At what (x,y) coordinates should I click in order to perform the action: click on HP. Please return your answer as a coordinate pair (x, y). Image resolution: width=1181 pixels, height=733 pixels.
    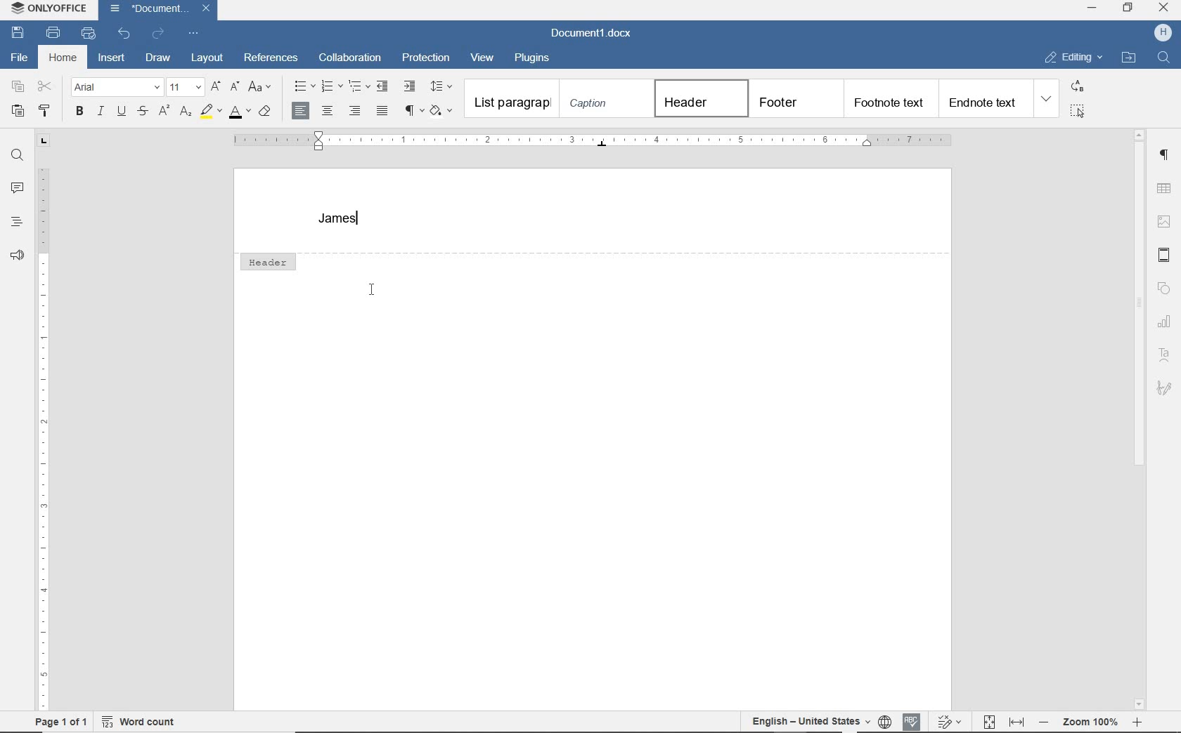
    Looking at the image, I should click on (1159, 32).